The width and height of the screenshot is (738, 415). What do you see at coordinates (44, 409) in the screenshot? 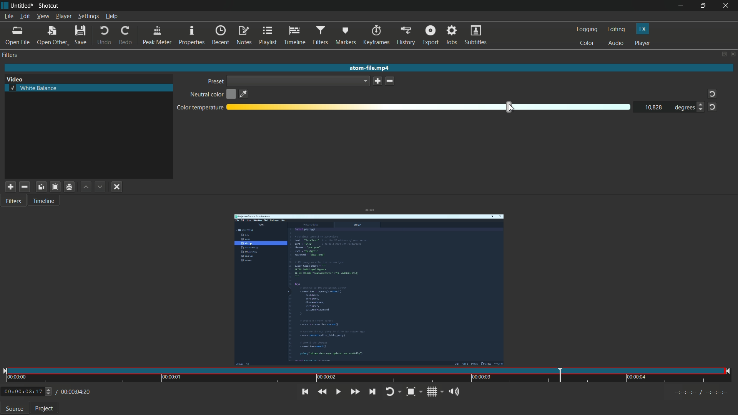
I see `project` at bounding box center [44, 409].